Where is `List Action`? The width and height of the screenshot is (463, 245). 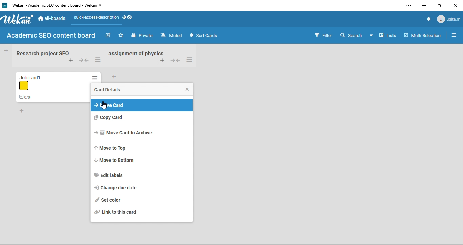
List Action is located at coordinates (95, 78).